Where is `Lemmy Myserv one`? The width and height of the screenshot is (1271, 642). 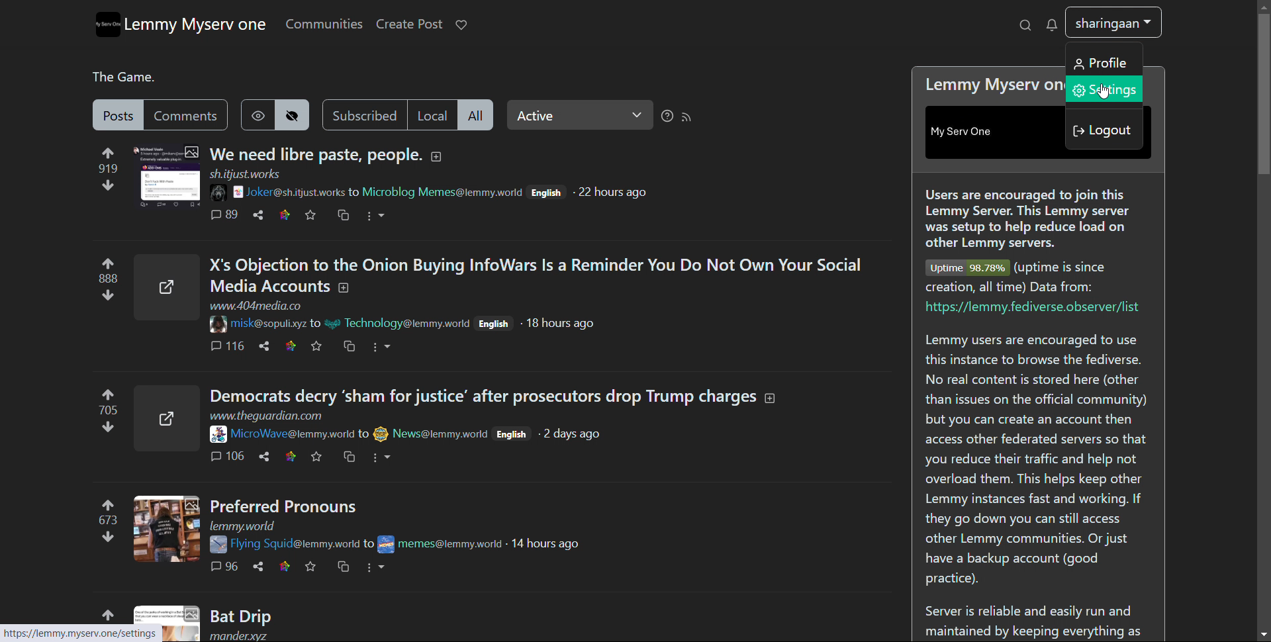 Lemmy Myserv one is located at coordinates (992, 86).